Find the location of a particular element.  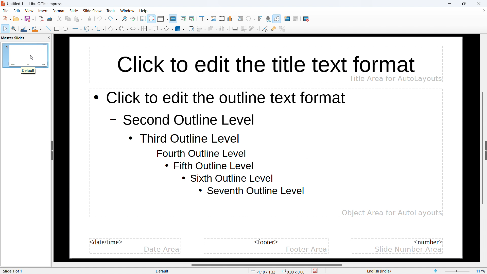

insert link is located at coordinates (268, 19).